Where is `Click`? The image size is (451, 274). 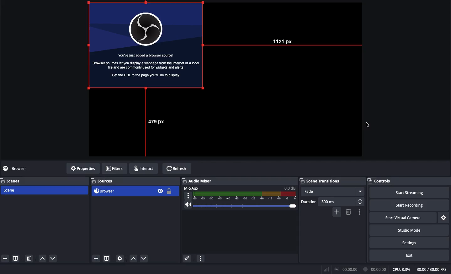 Click is located at coordinates (368, 125).